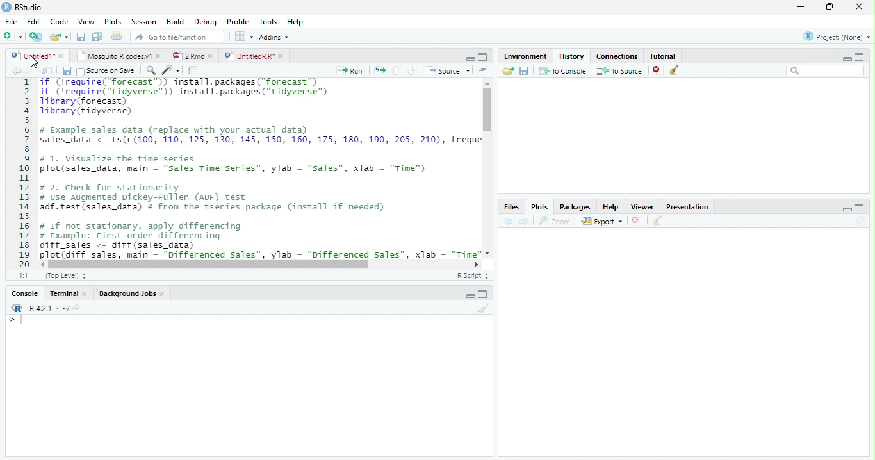 The width and height of the screenshot is (875, 460). Describe the element at coordinates (448, 70) in the screenshot. I see `Source` at that location.